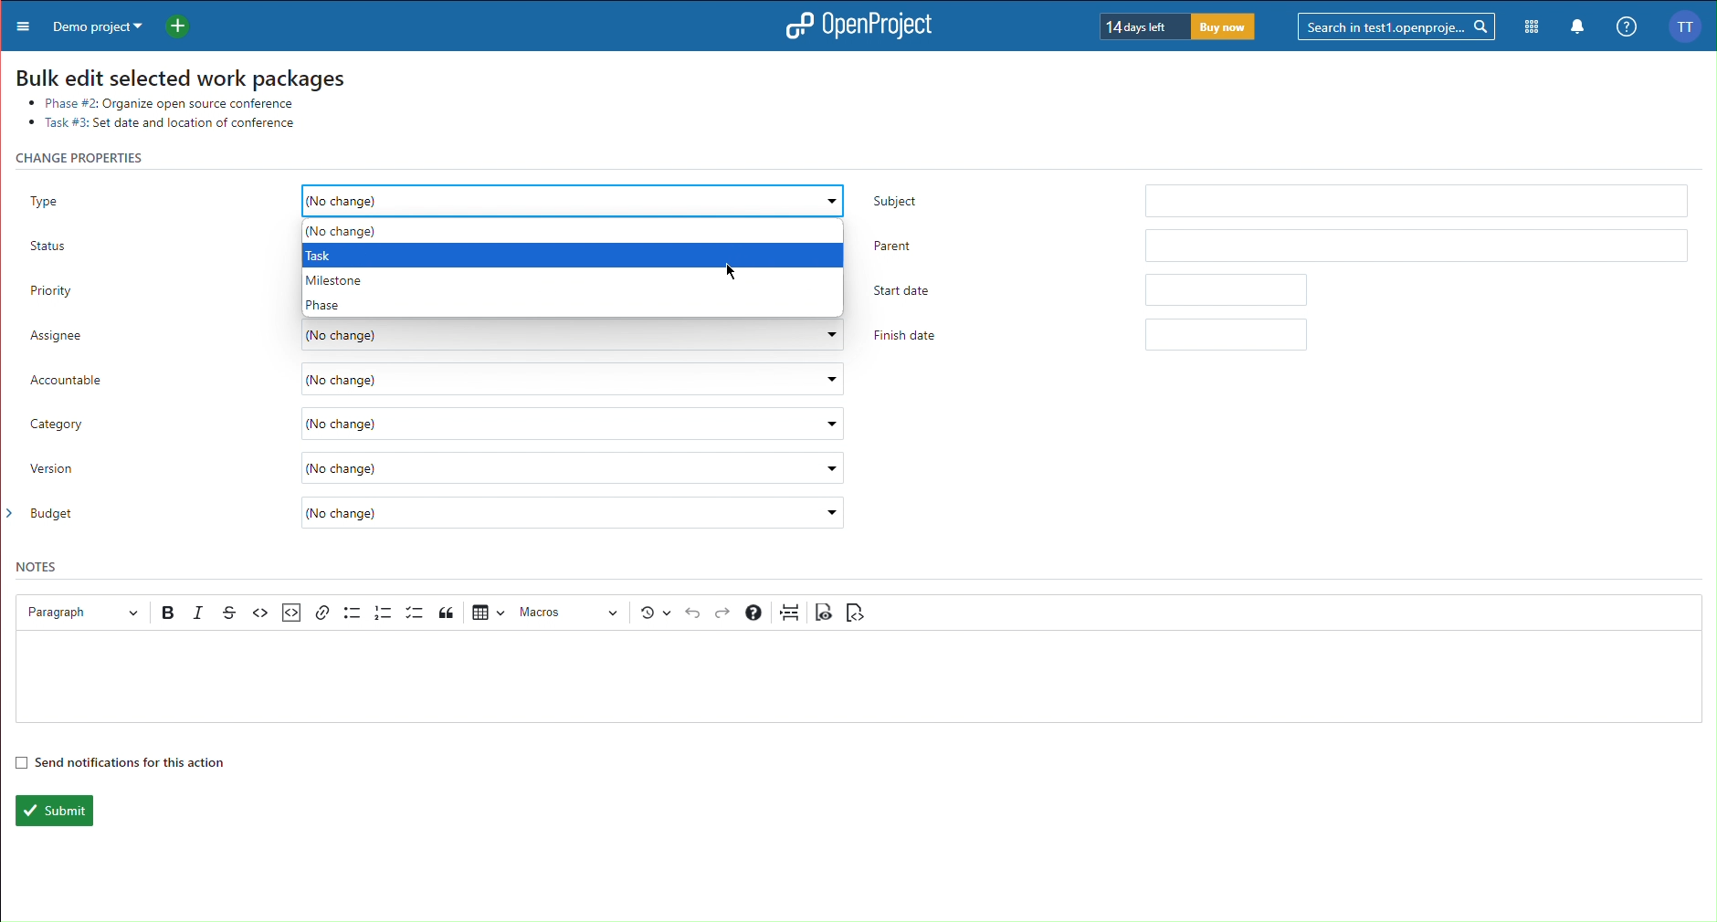 This screenshot has width=1717, height=922. Describe the element at coordinates (571, 613) in the screenshot. I see `Macros` at that location.